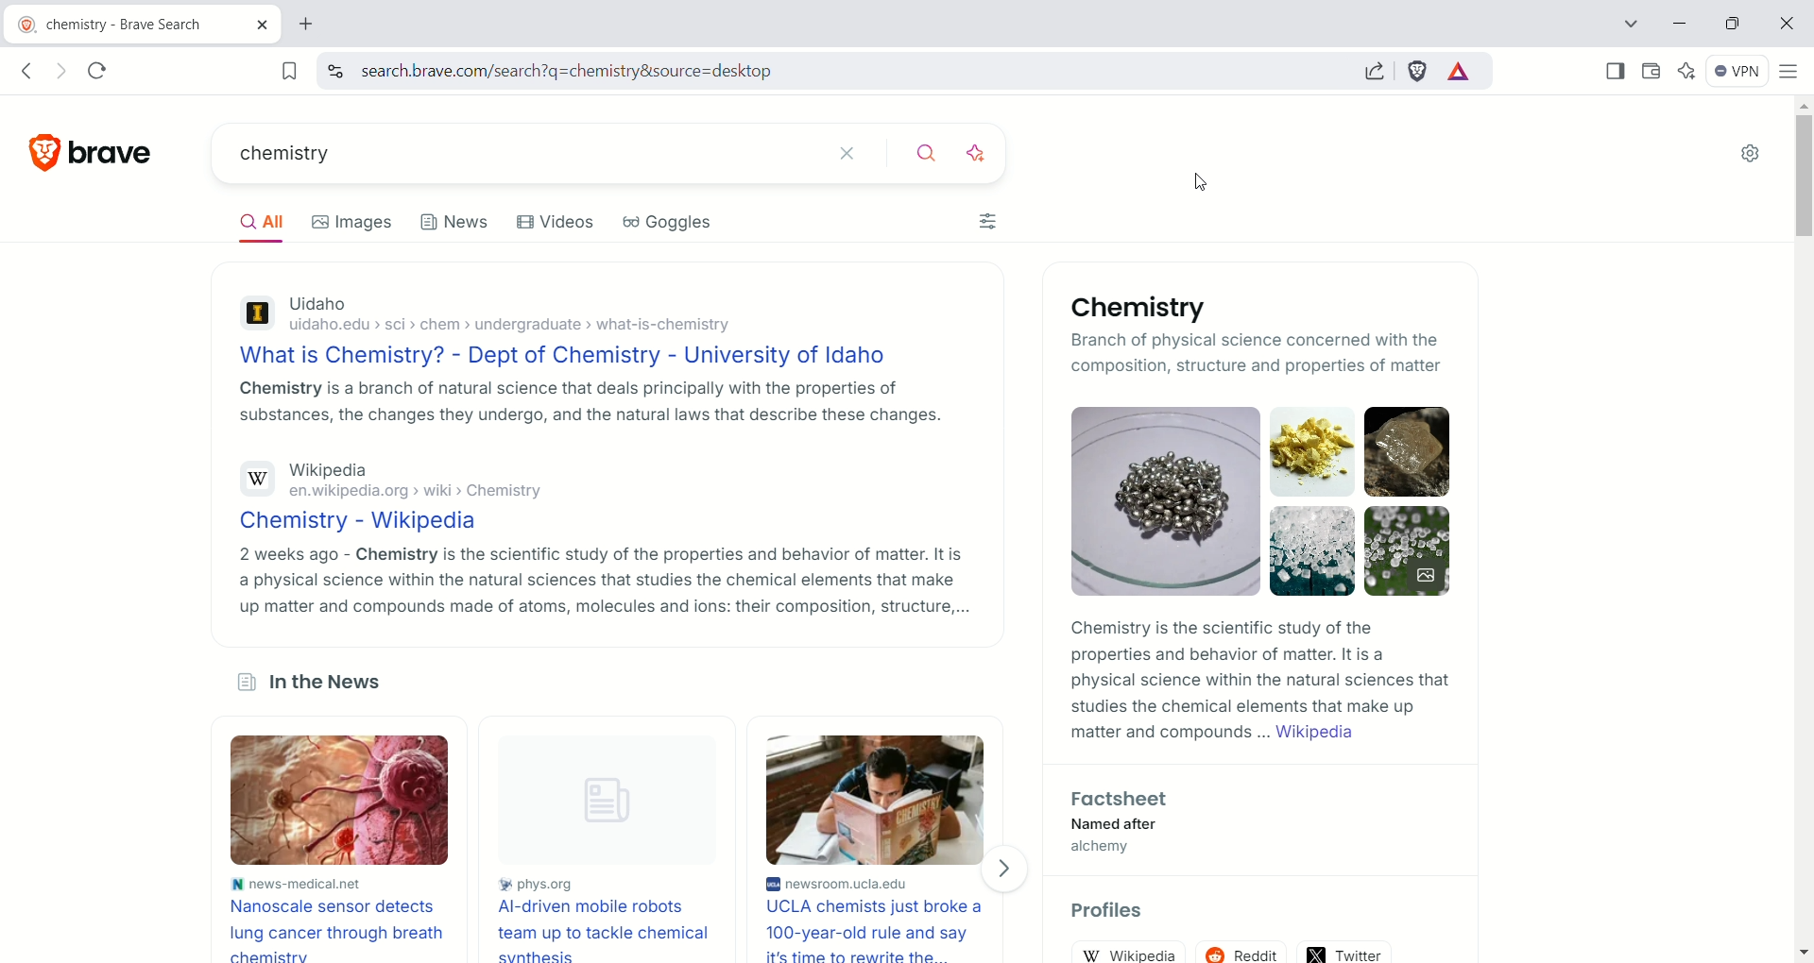 Image resolution: width=1814 pixels, height=963 pixels. I want to click on Profiles, so click(1109, 911).